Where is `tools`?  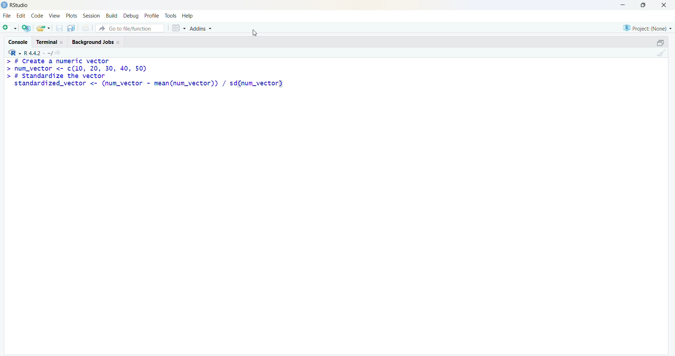
tools is located at coordinates (171, 16).